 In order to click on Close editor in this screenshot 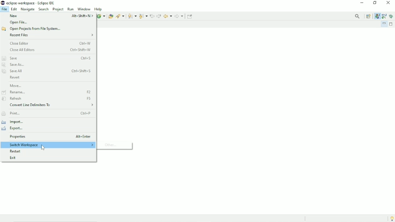, I will do `click(51, 43)`.